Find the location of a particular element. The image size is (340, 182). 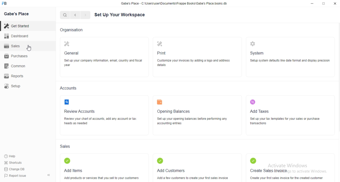

add taxes icon is located at coordinates (253, 102).